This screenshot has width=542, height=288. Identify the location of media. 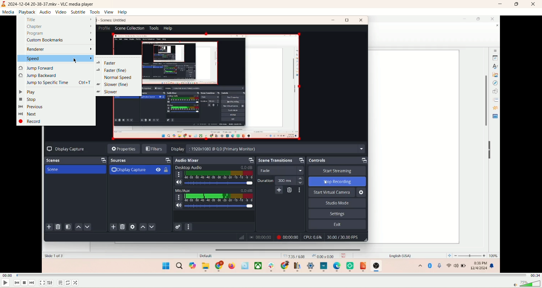
(9, 12).